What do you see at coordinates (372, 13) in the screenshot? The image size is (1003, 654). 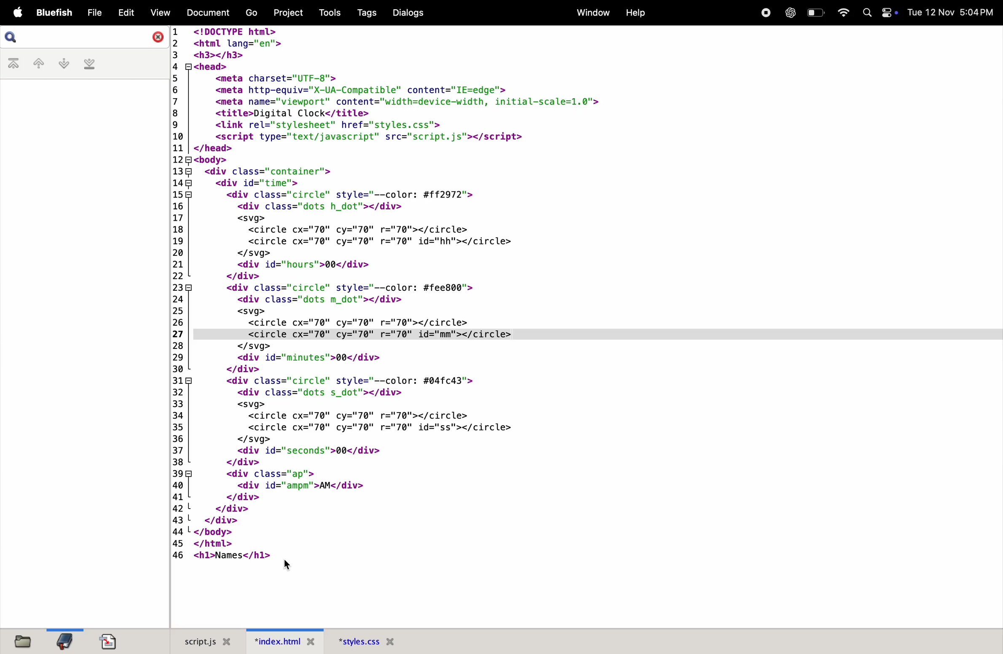 I see `tags` at bounding box center [372, 13].